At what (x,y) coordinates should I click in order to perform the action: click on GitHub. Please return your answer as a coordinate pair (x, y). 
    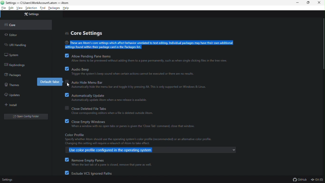
    Looking at the image, I should click on (300, 179).